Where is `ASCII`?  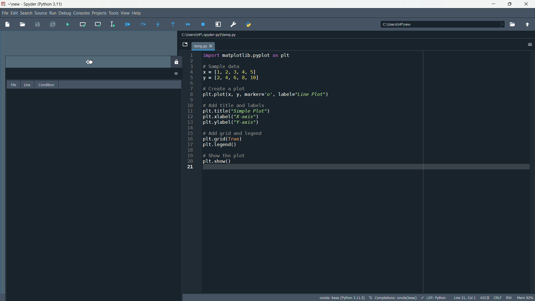
ASCII is located at coordinates (484, 298).